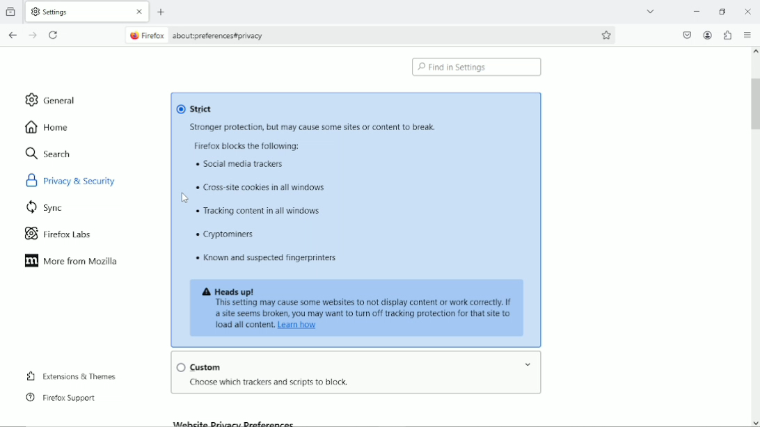  What do you see at coordinates (181, 109) in the screenshot?
I see `Checkbox` at bounding box center [181, 109].